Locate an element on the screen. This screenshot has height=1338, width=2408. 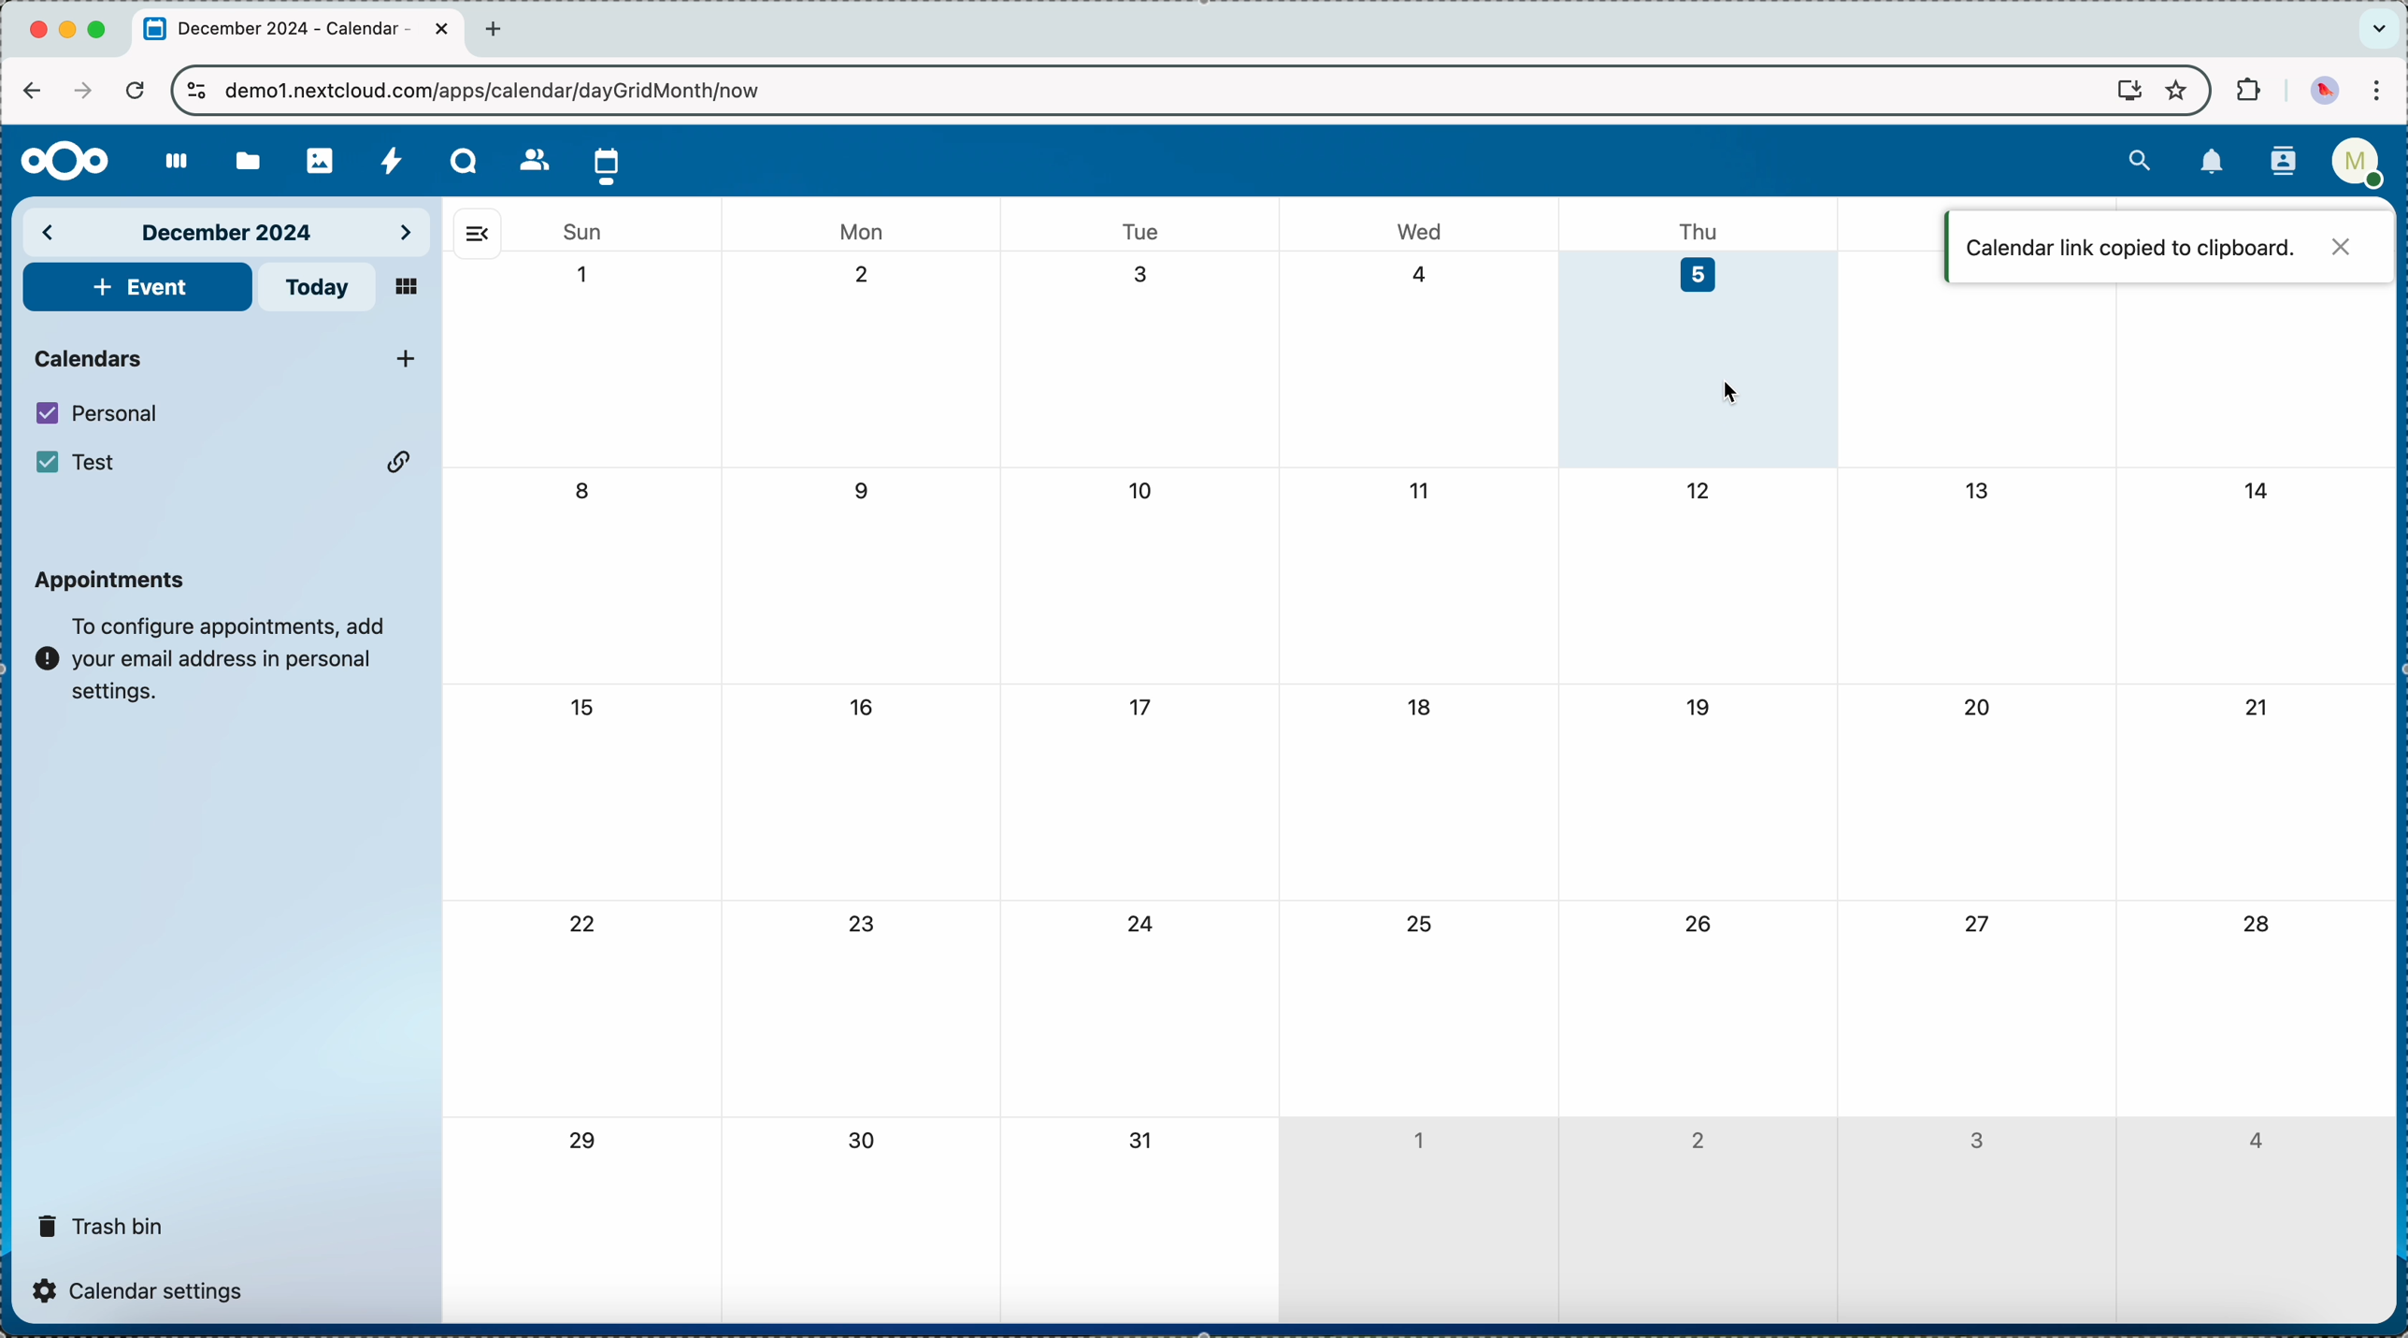
28 is located at coordinates (2256, 926).